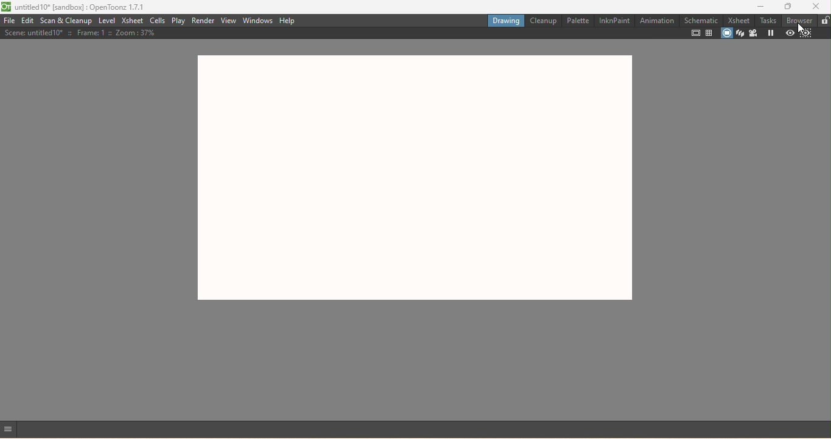 The height and width of the screenshot is (439, 831). Describe the element at coordinates (541, 21) in the screenshot. I see `Cleanup` at that location.